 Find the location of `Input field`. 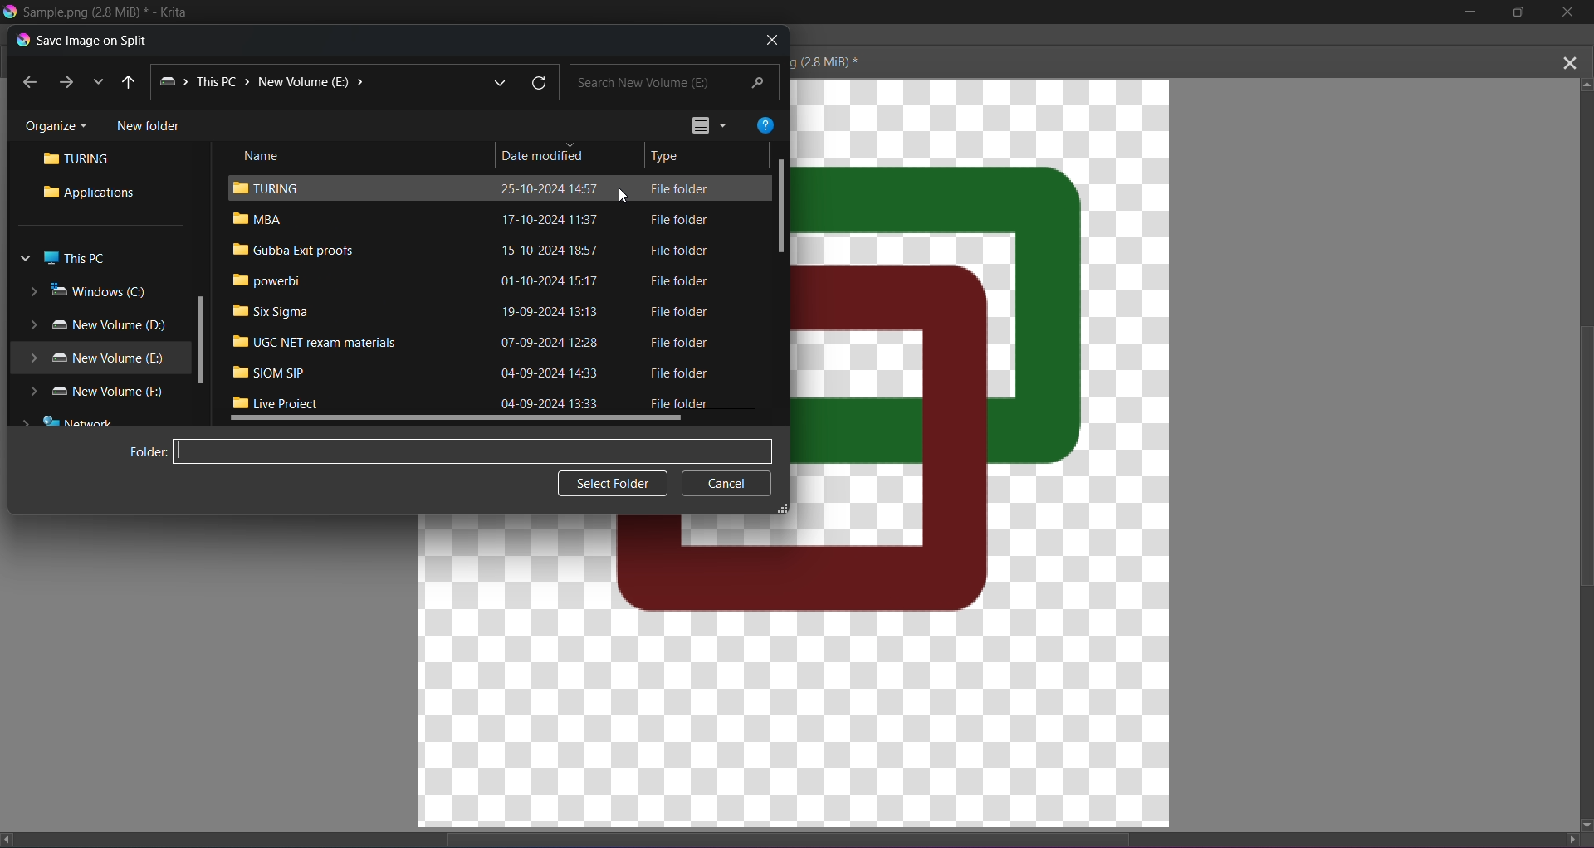

Input field is located at coordinates (472, 449).